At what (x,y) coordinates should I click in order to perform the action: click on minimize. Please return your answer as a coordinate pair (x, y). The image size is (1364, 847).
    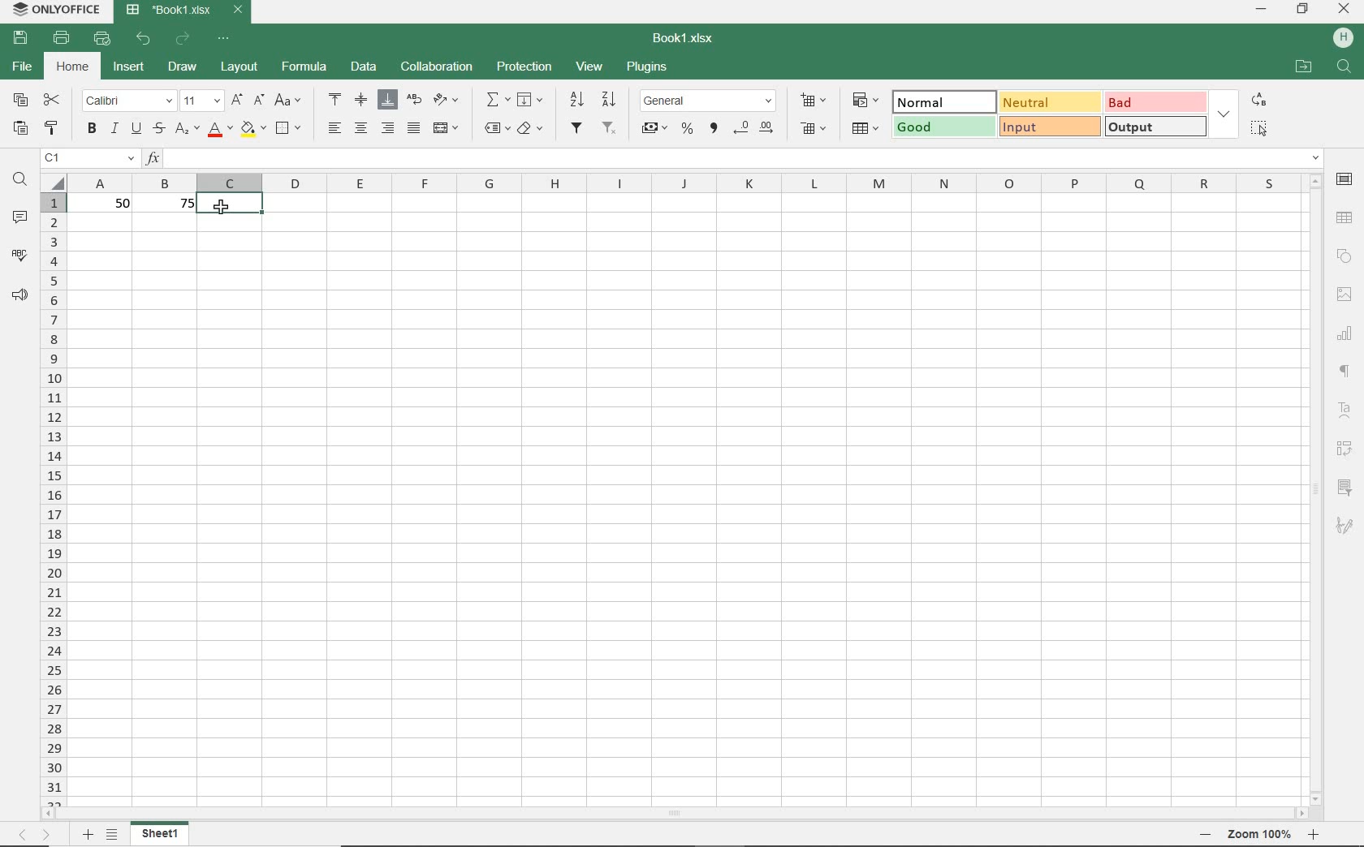
    Looking at the image, I should click on (1263, 11).